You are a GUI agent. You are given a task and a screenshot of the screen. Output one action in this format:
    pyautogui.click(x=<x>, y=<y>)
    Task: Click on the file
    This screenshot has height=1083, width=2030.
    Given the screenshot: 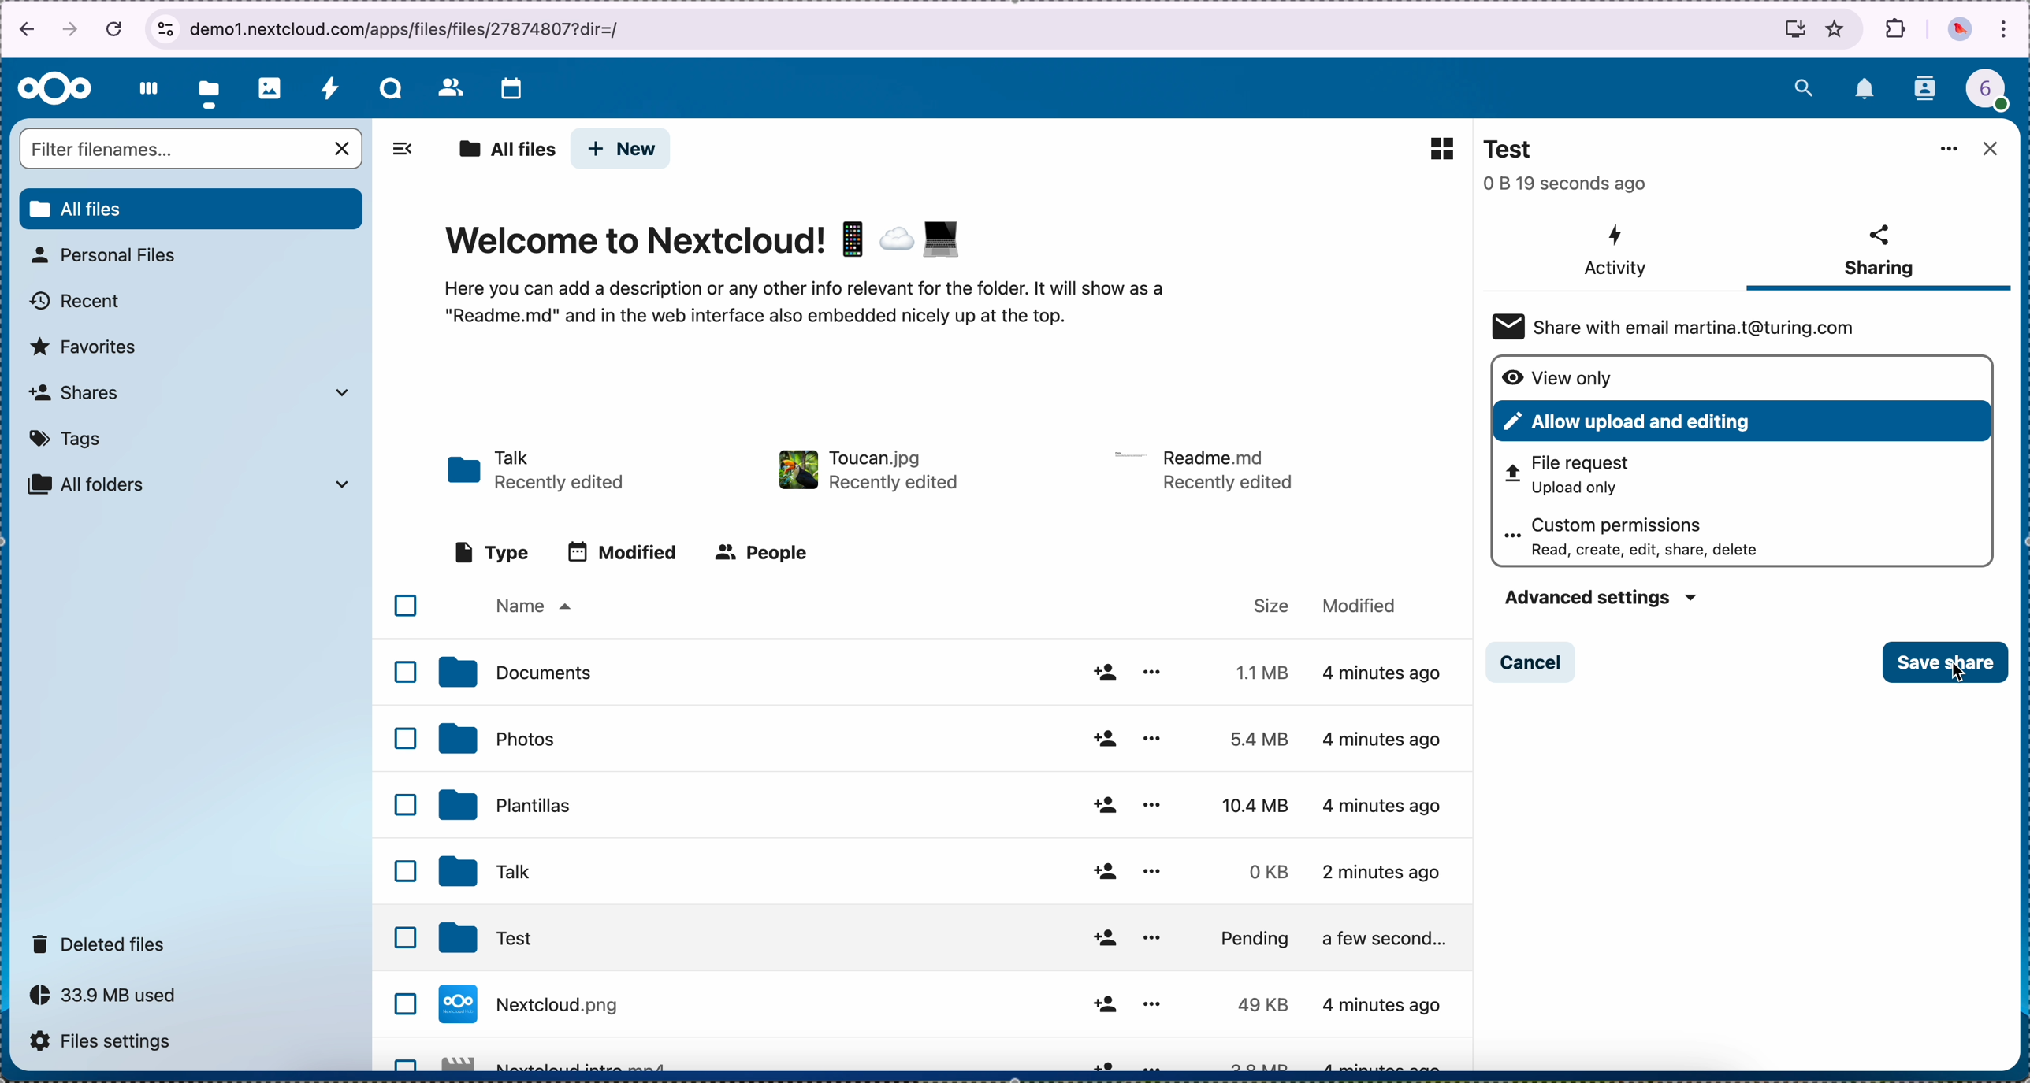 What is the action you would take?
    pyautogui.click(x=953, y=1003)
    